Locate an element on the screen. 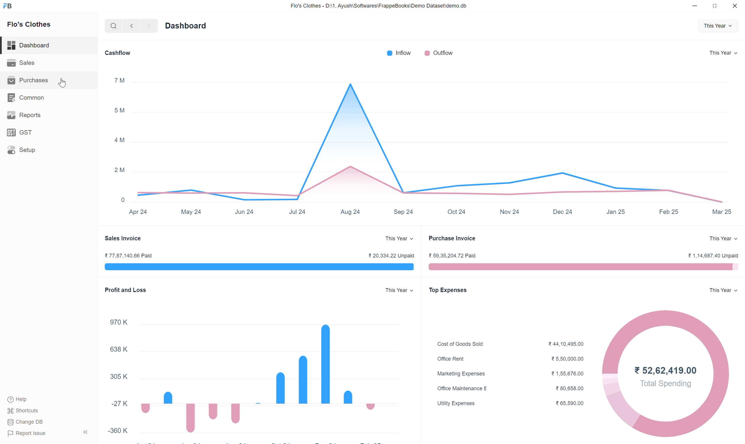 The image size is (745, 444). Flo's Clothes is located at coordinates (29, 25).